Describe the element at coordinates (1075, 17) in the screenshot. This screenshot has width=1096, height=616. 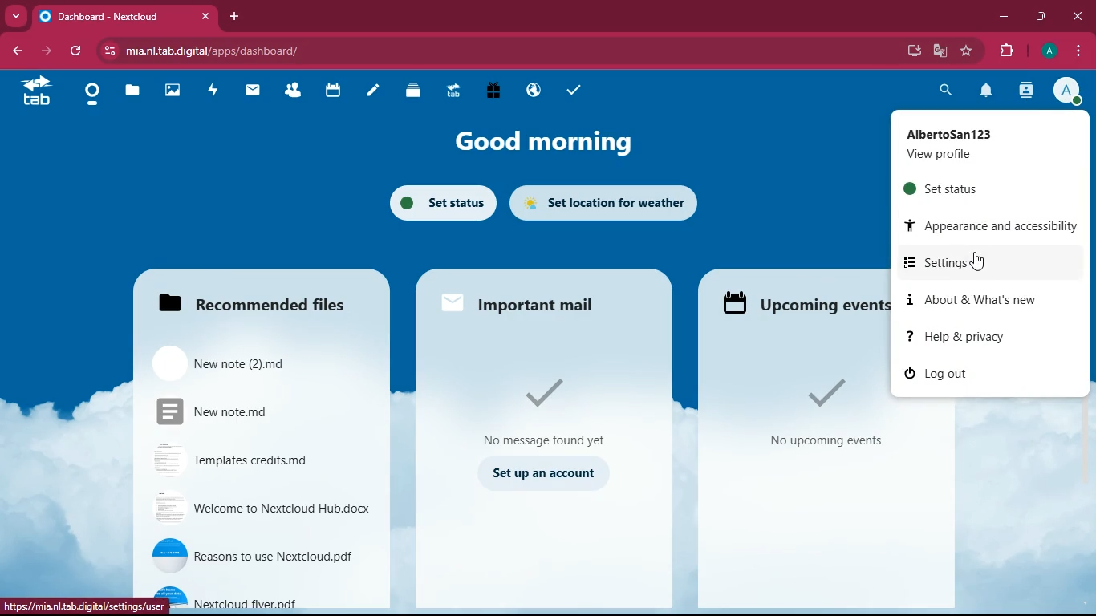
I see `close` at that location.